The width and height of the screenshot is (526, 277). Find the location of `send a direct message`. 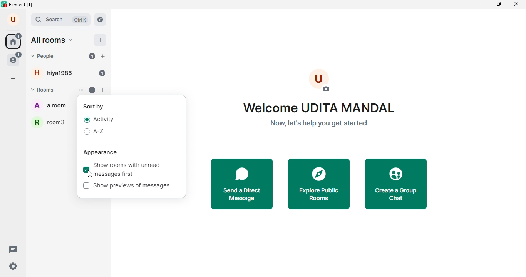

send a direct message is located at coordinates (243, 184).